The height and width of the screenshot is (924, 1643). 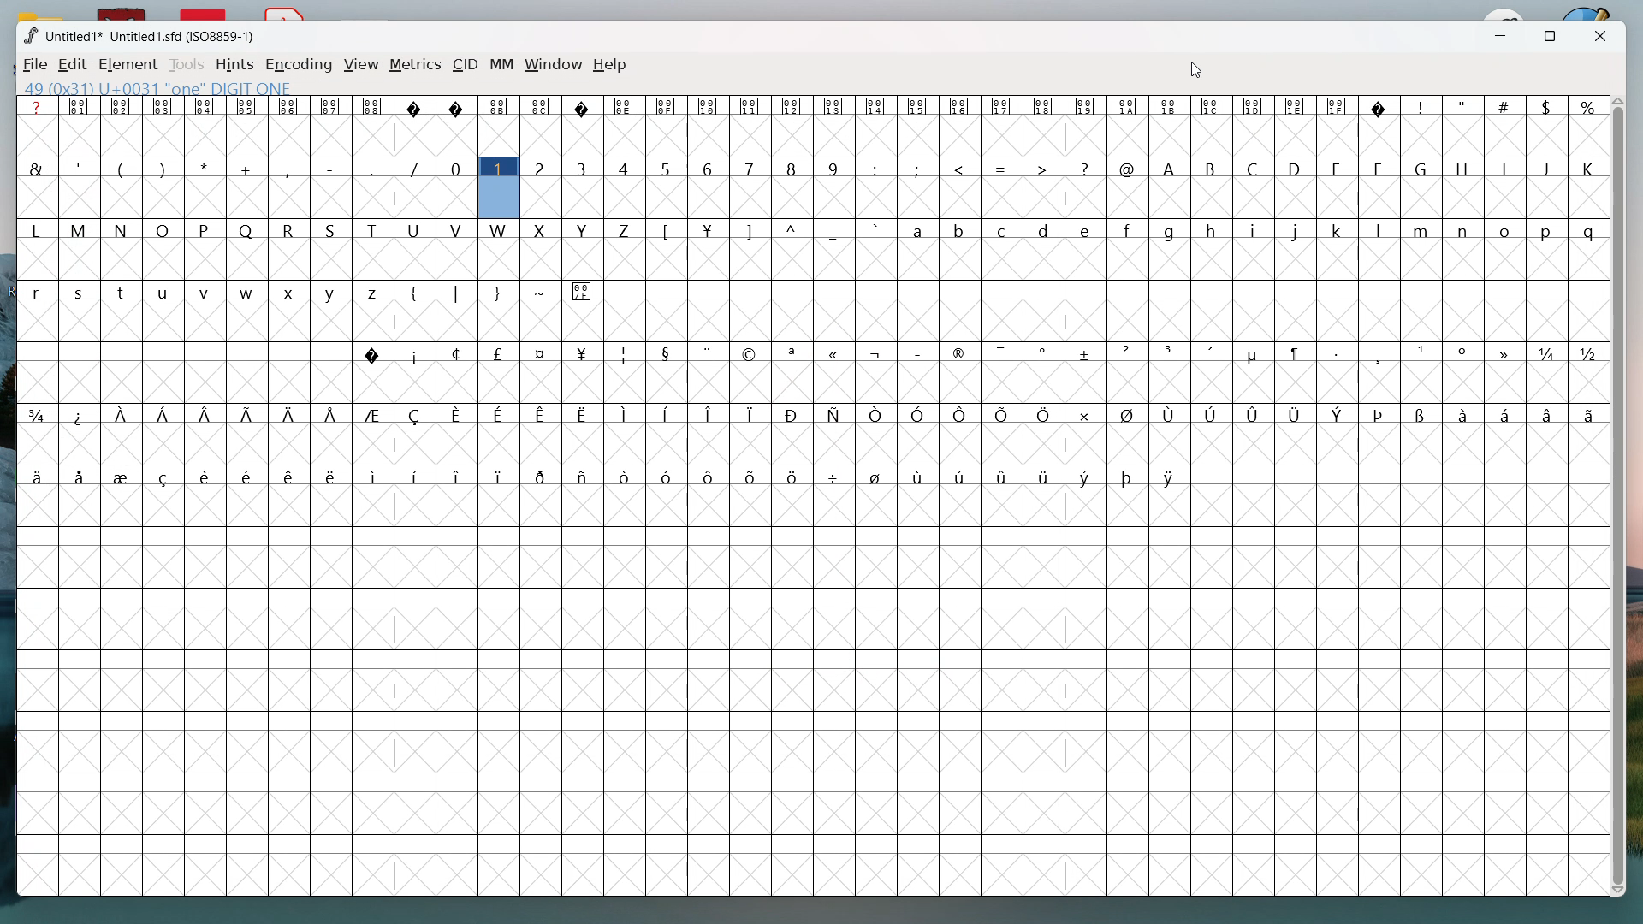 I want to click on symbol, so click(x=712, y=412).